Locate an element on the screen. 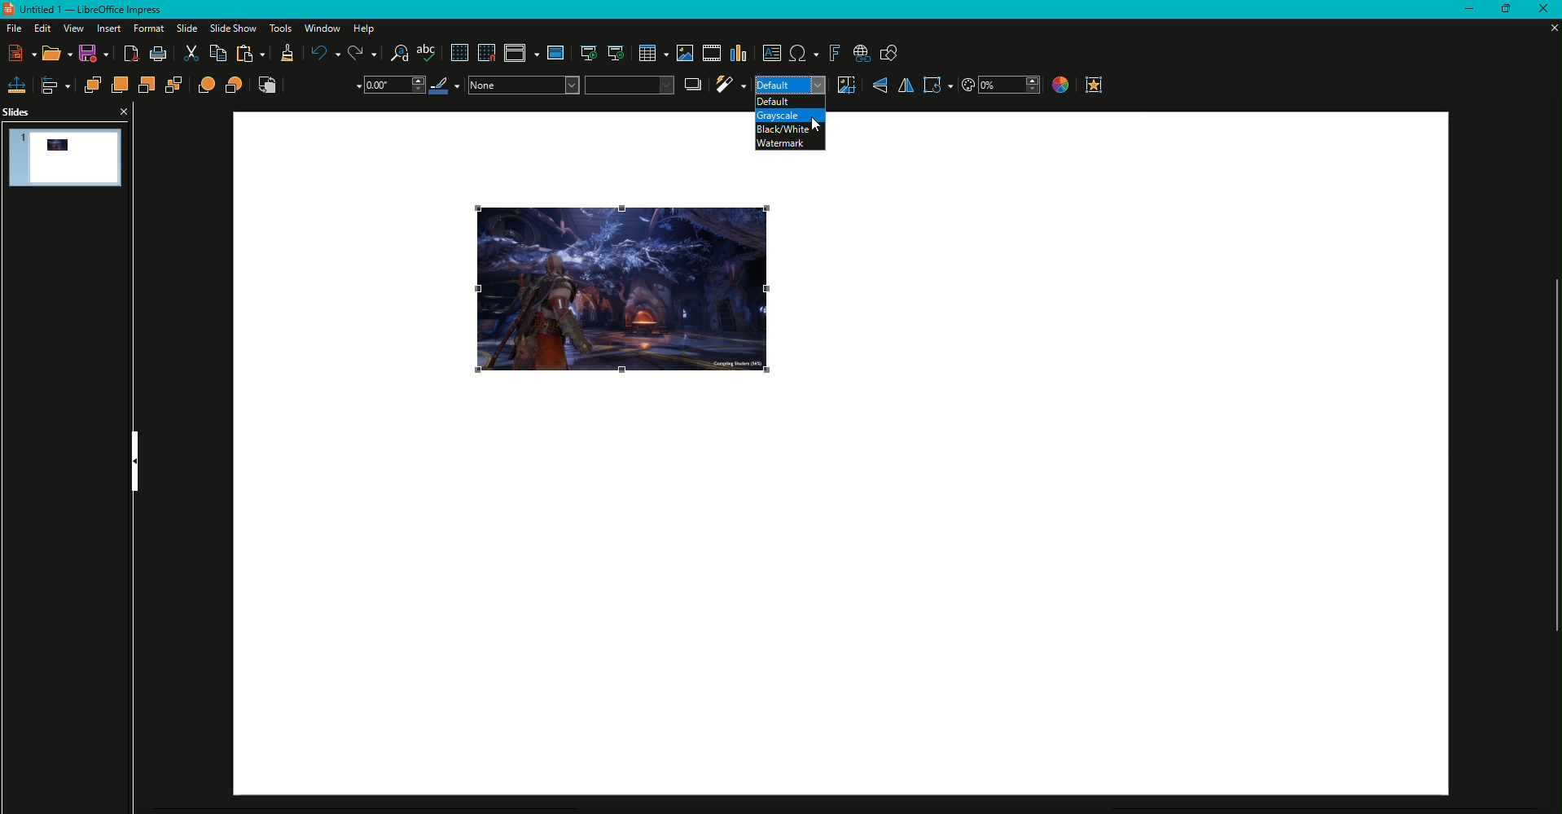  cursor is located at coordinates (820, 125).